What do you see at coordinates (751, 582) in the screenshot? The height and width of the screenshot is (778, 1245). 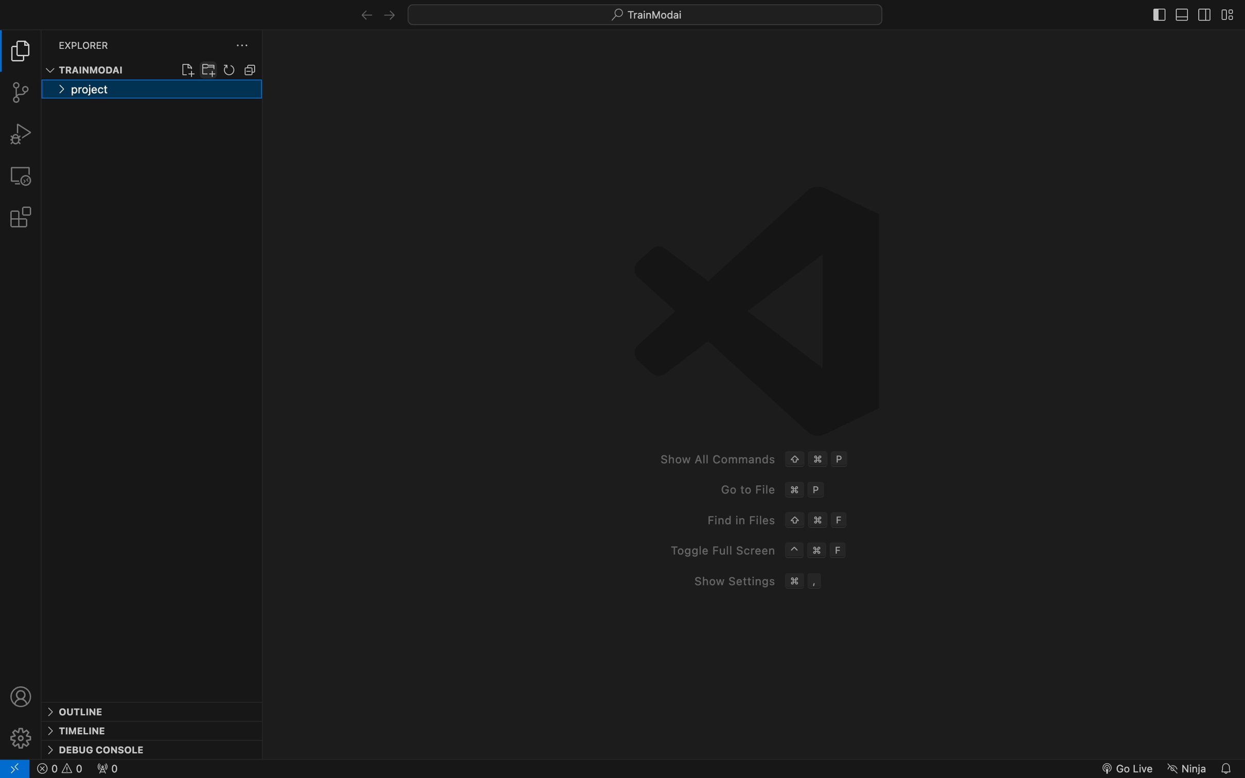 I see `Show settings` at bounding box center [751, 582].